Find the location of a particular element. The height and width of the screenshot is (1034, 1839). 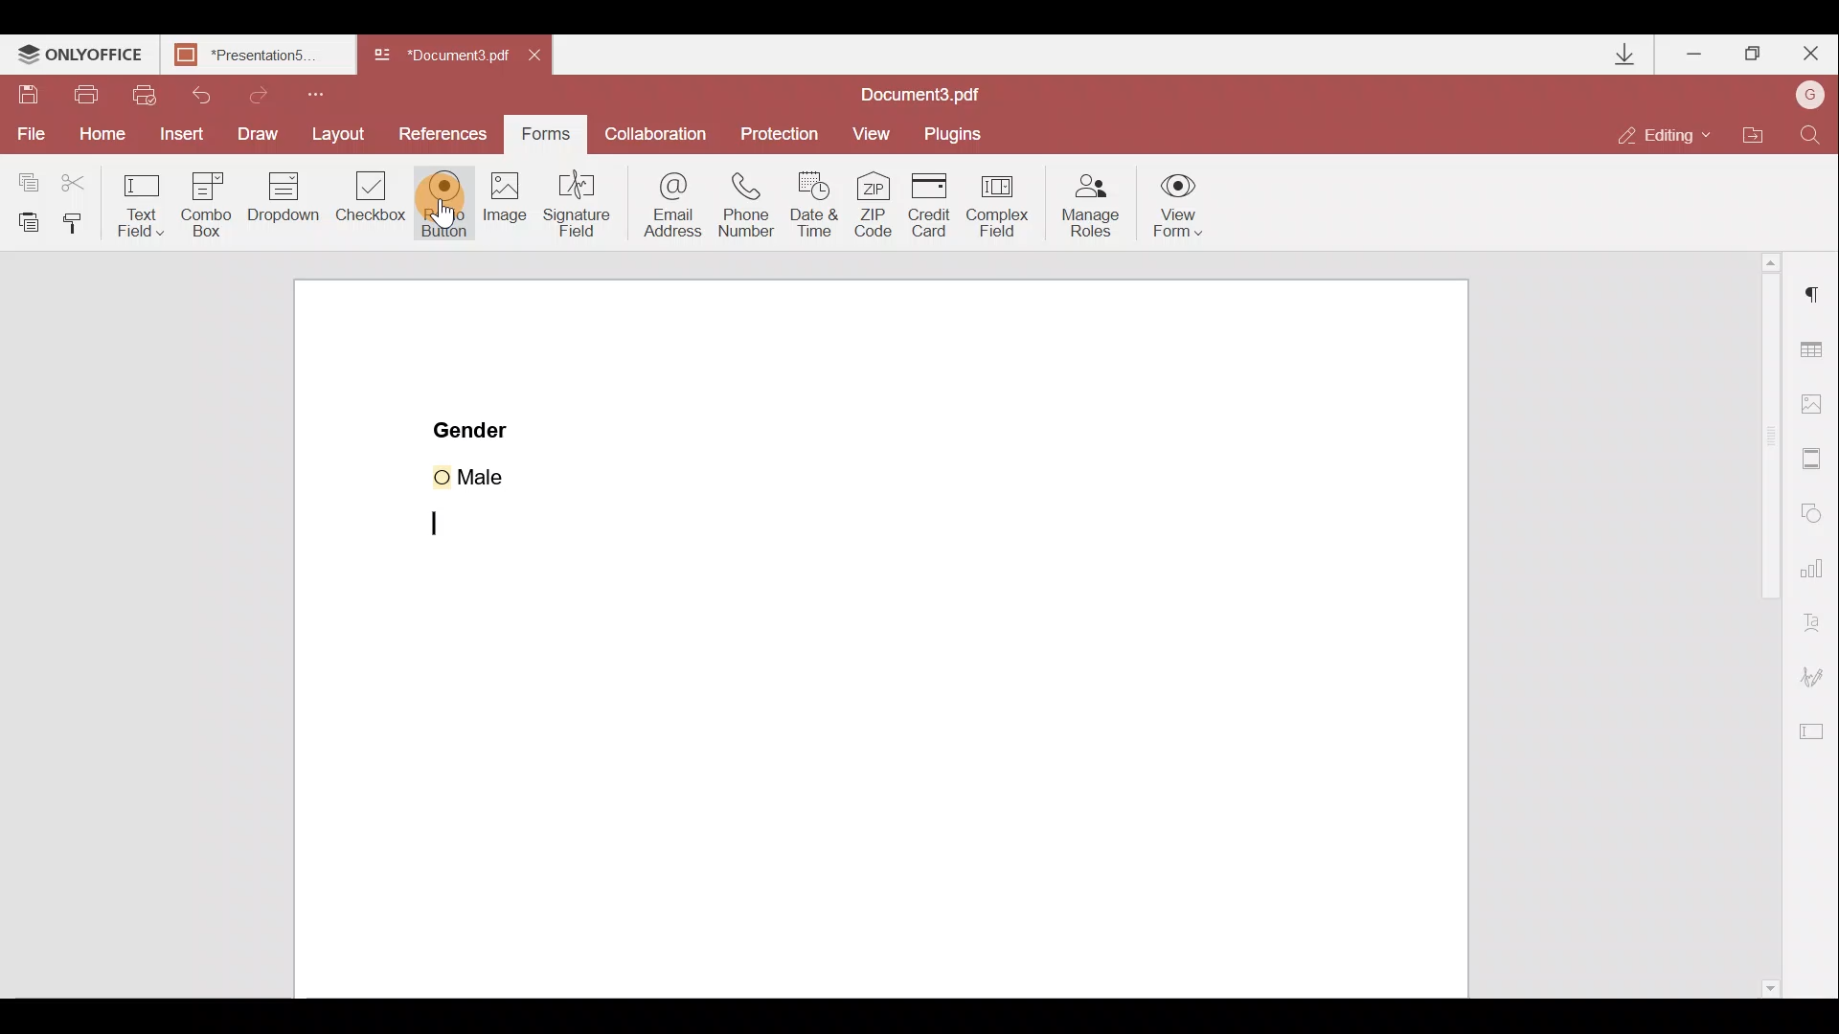

Paste is located at coordinates (25, 219).